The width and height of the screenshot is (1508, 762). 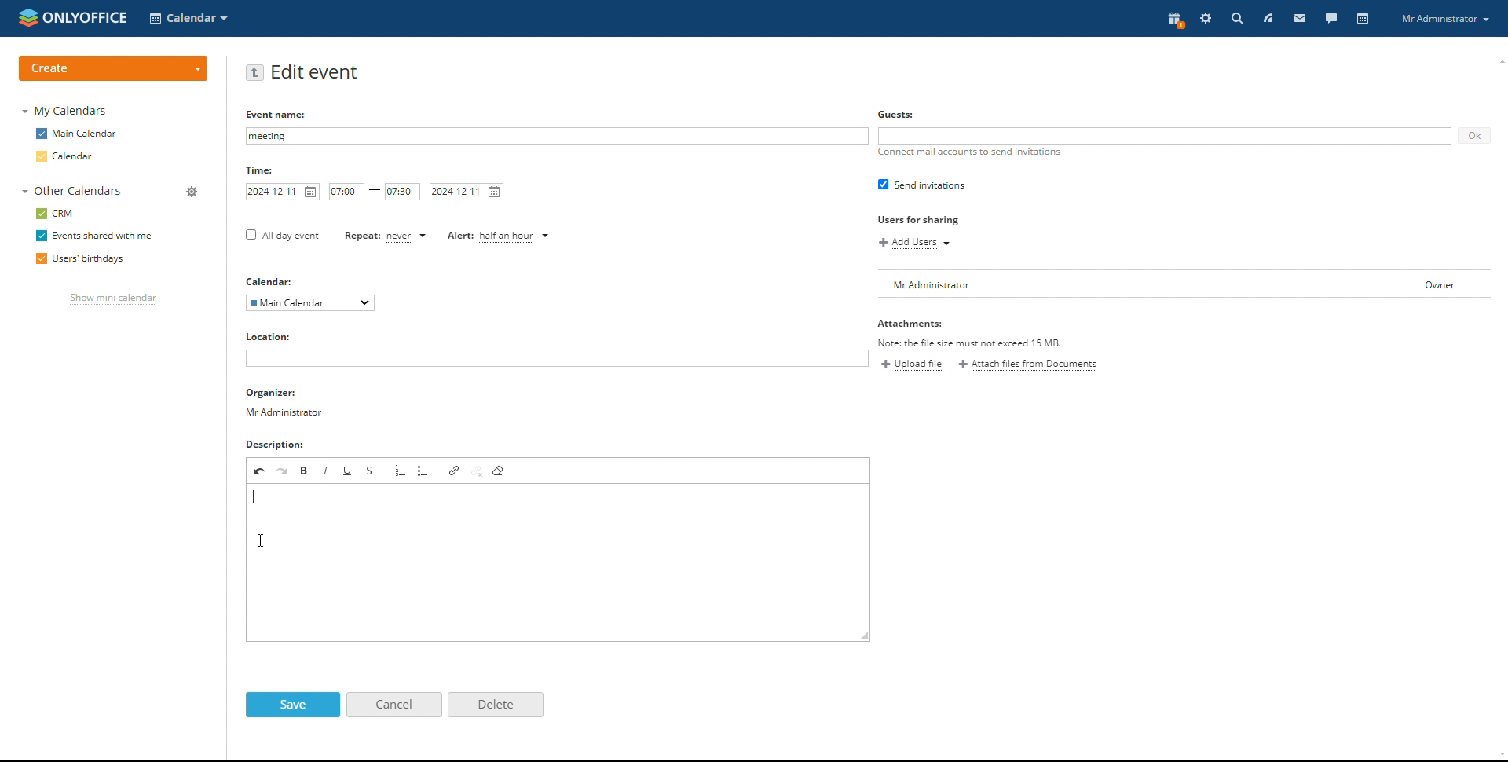 What do you see at coordinates (914, 243) in the screenshot?
I see `add users` at bounding box center [914, 243].